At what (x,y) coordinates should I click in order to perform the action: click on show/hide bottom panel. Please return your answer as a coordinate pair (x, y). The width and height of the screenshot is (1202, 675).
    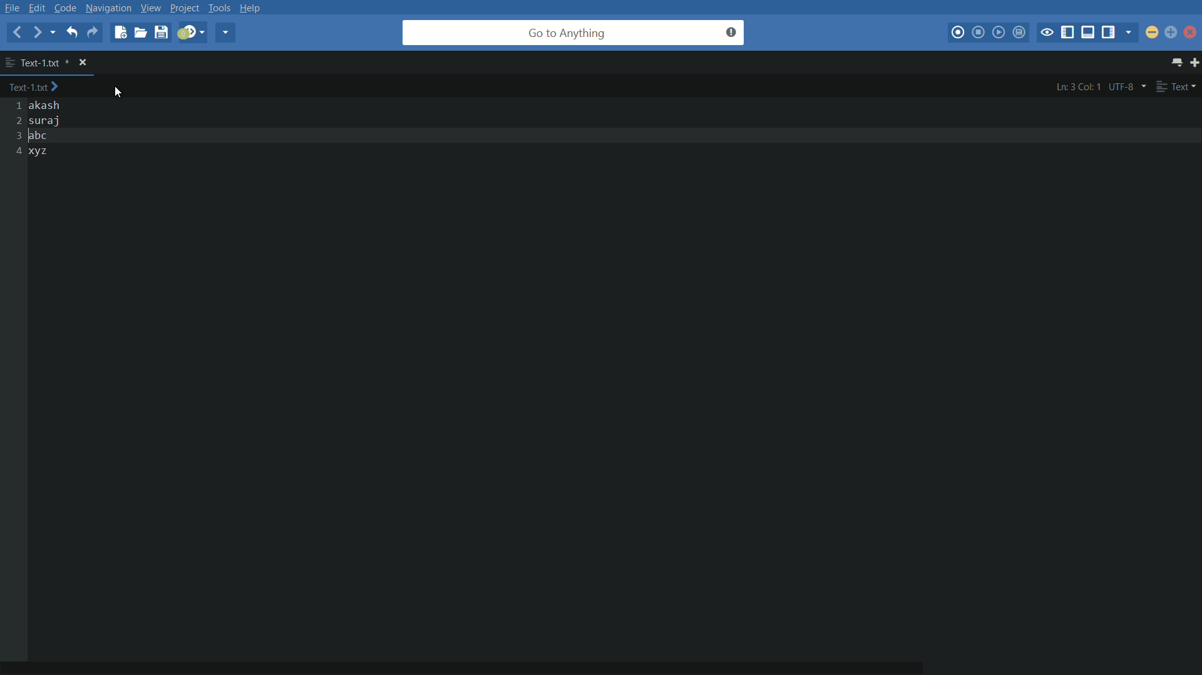
    Looking at the image, I should click on (1089, 33).